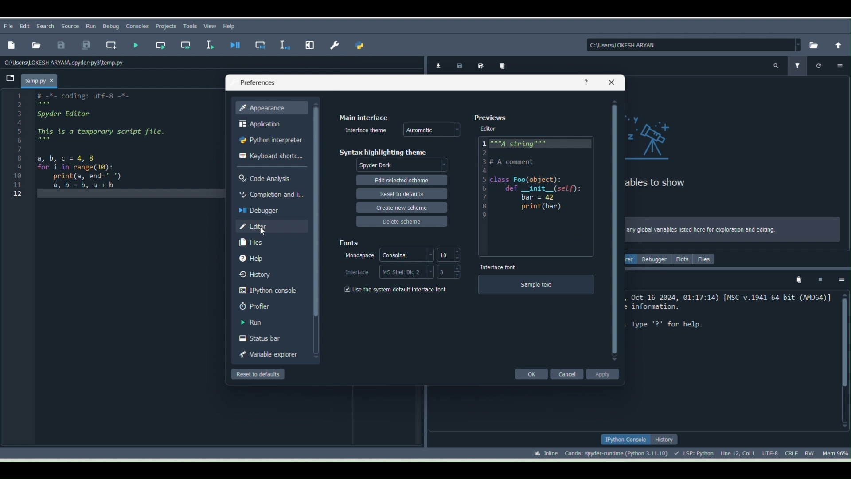  I want to click on Apply, so click(606, 375).